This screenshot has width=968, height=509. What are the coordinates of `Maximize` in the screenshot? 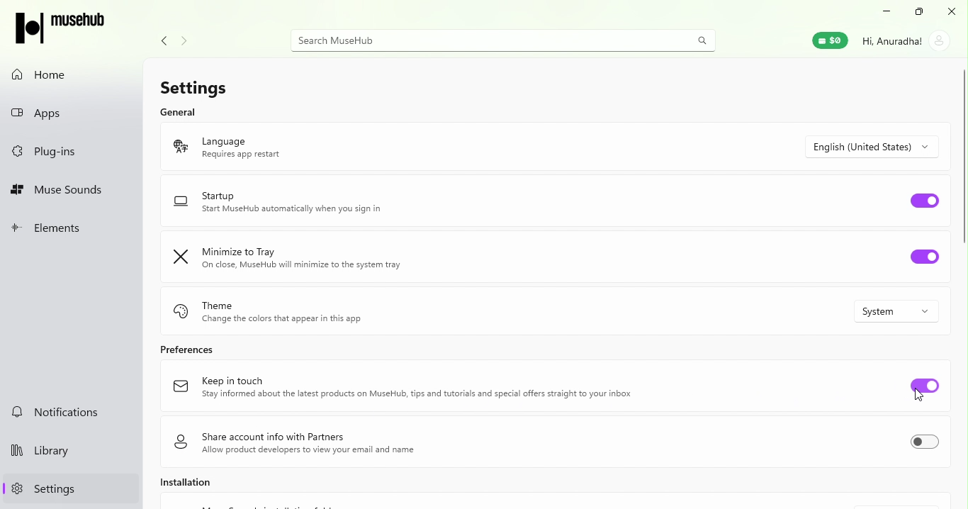 It's located at (918, 12).